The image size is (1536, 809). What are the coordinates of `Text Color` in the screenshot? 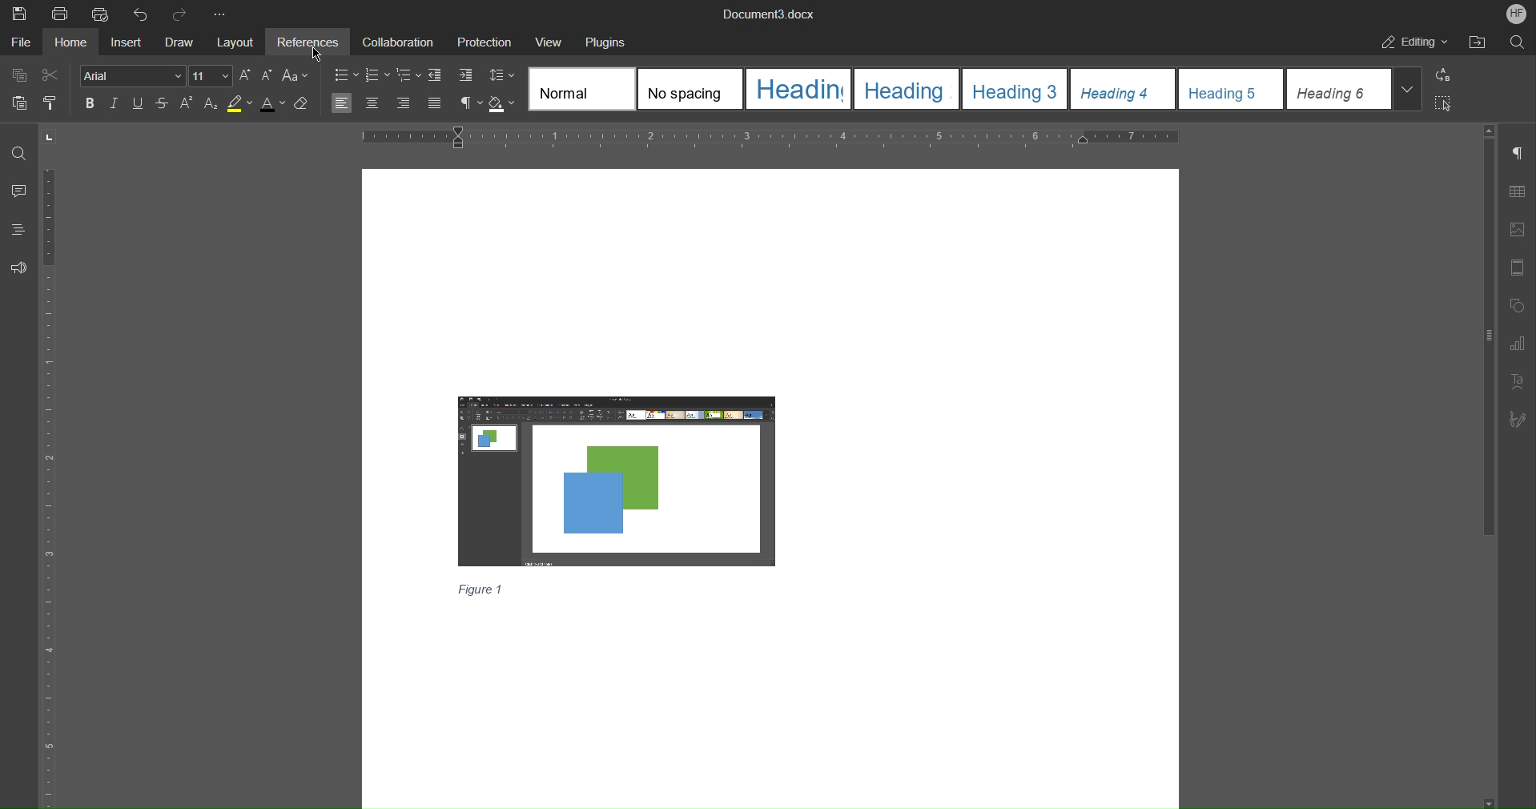 It's located at (275, 103).